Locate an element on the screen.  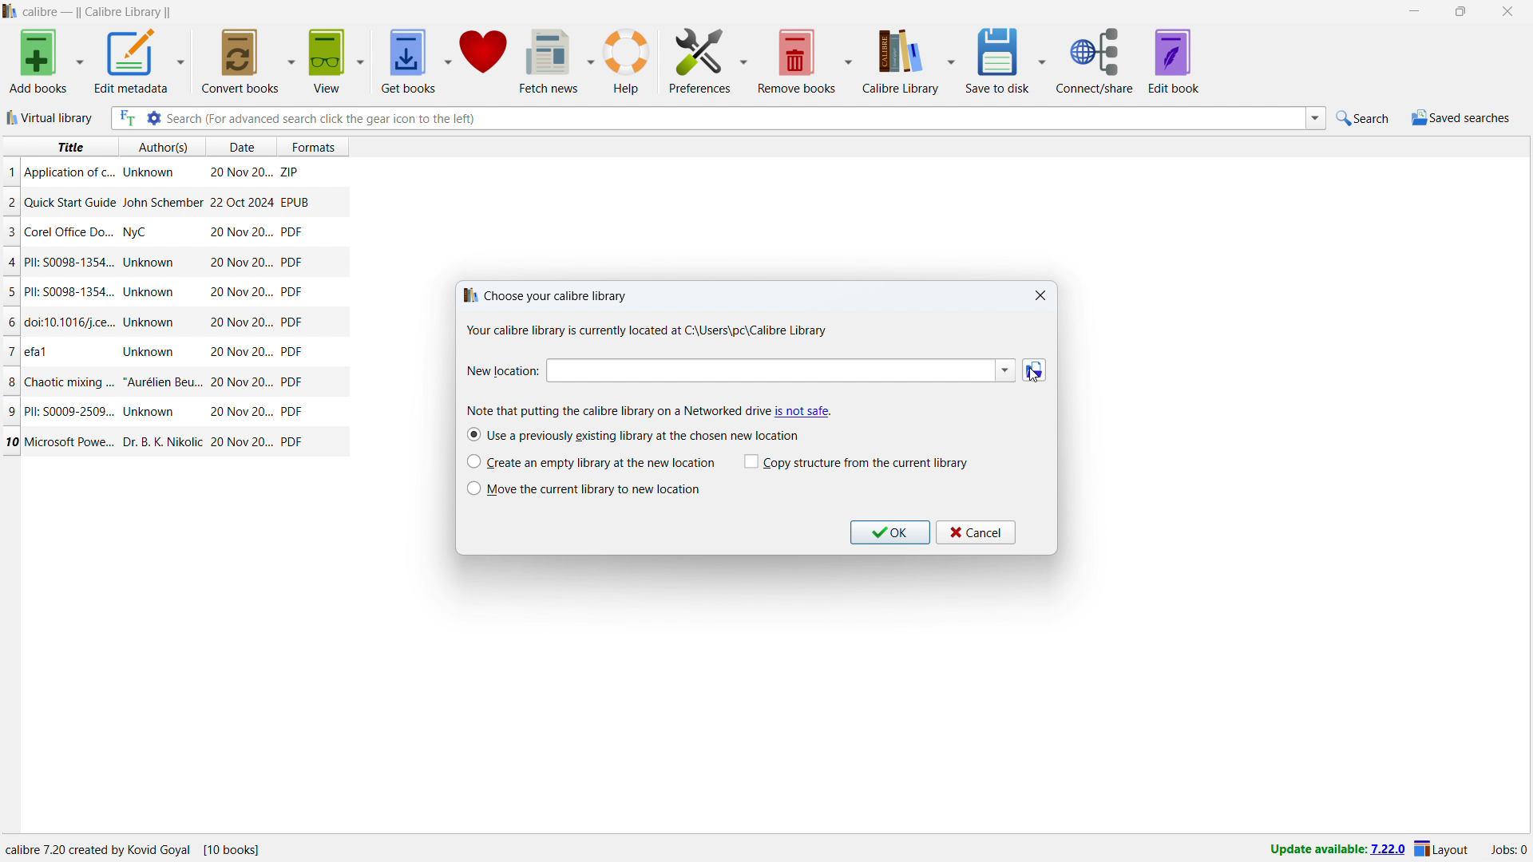
Title is located at coordinates (38, 350).